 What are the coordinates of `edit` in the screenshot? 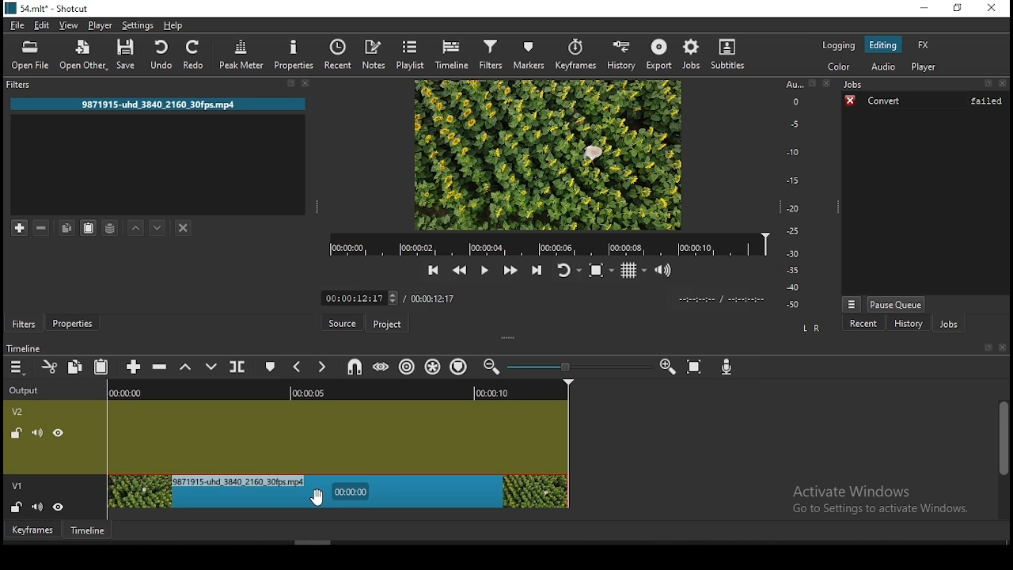 It's located at (44, 27).